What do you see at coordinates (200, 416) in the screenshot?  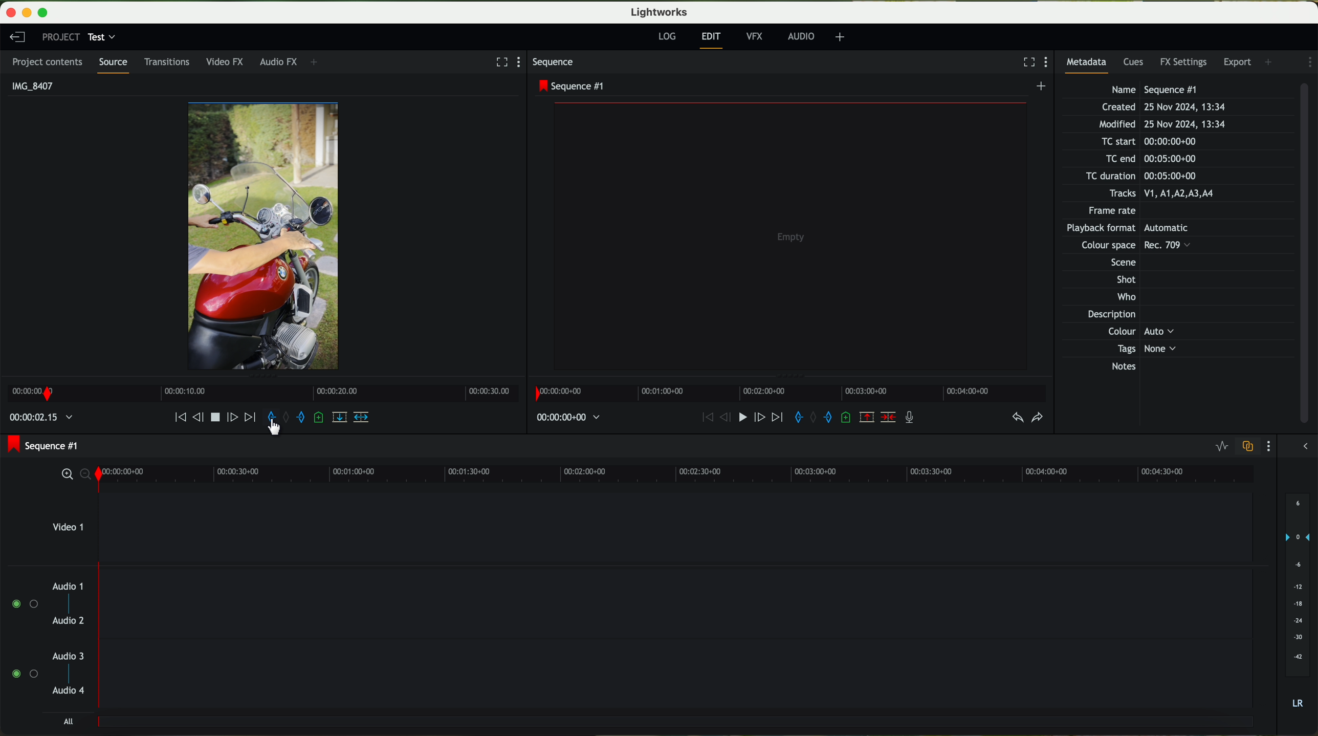 I see `nudge one frame back` at bounding box center [200, 416].